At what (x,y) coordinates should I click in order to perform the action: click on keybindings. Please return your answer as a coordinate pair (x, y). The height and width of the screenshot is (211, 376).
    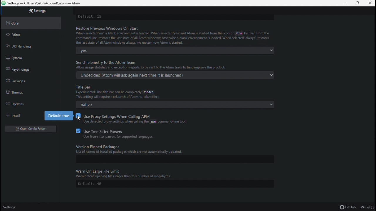
    Looking at the image, I should click on (25, 68).